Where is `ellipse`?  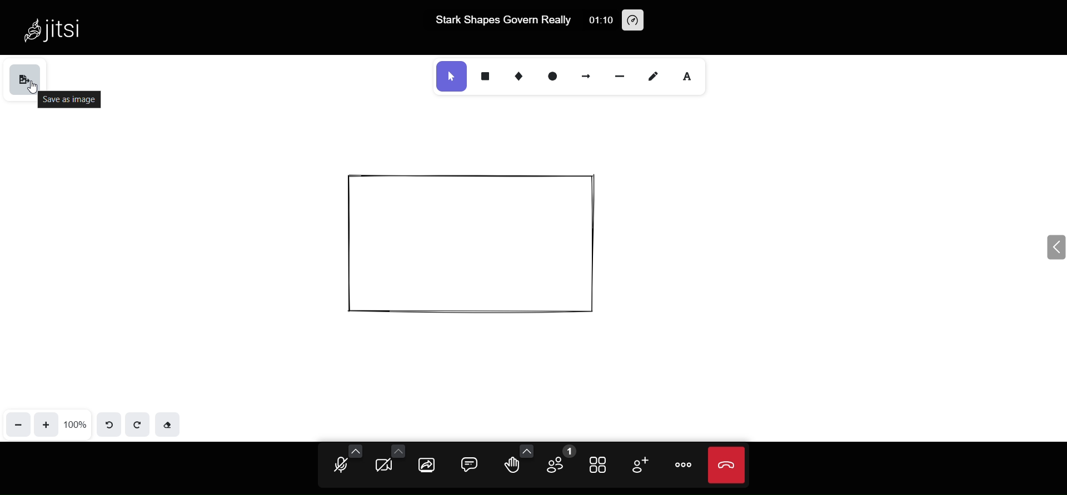
ellipse is located at coordinates (556, 76).